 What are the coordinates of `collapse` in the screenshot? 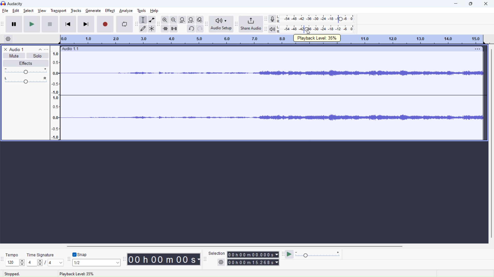 It's located at (40, 49).